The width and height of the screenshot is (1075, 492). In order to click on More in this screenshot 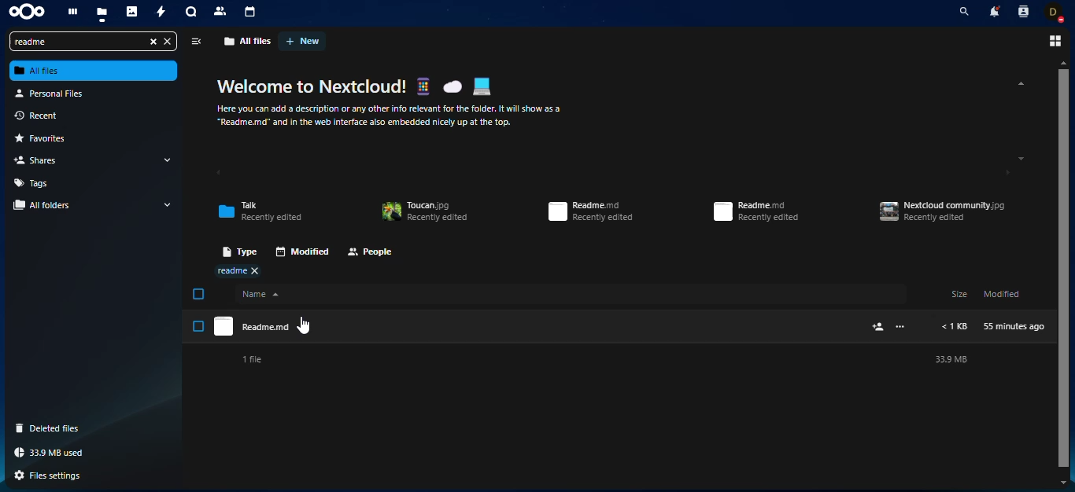, I will do `click(900, 326)`.